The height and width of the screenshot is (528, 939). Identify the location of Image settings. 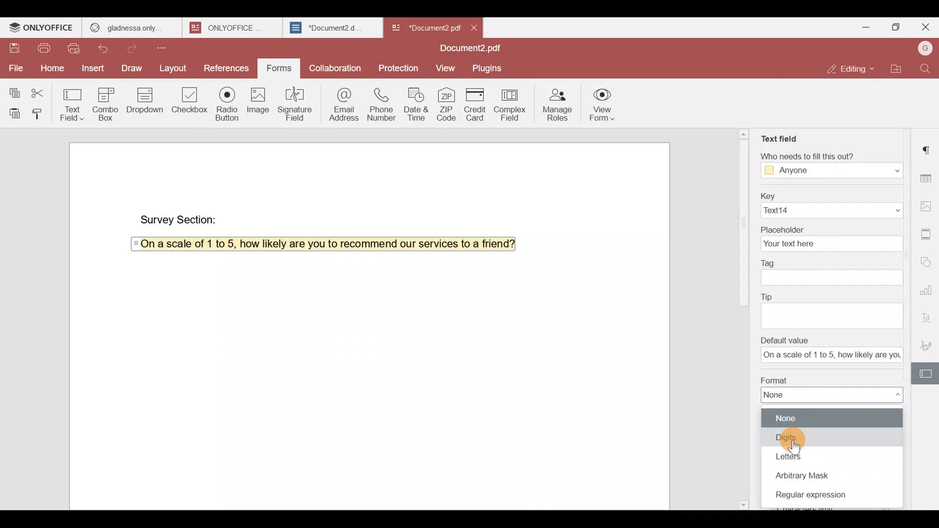
(927, 203).